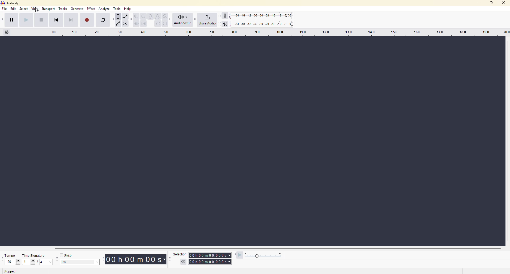  What do you see at coordinates (157, 24) in the screenshot?
I see `undo` at bounding box center [157, 24].